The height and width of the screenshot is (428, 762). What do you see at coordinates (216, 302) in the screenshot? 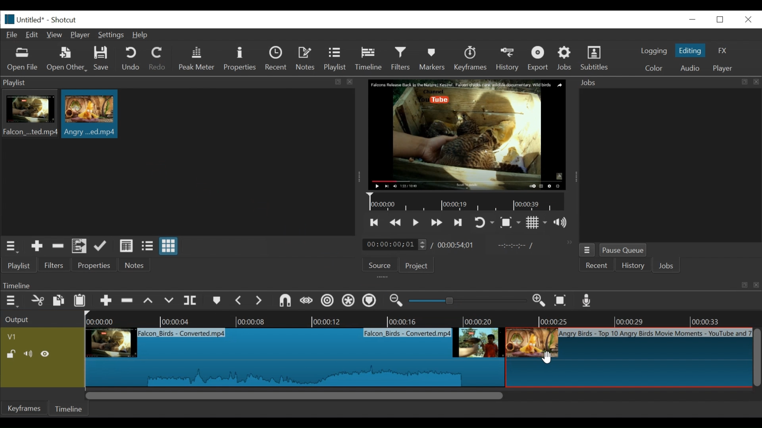
I see `markers` at bounding box center [216, 302].